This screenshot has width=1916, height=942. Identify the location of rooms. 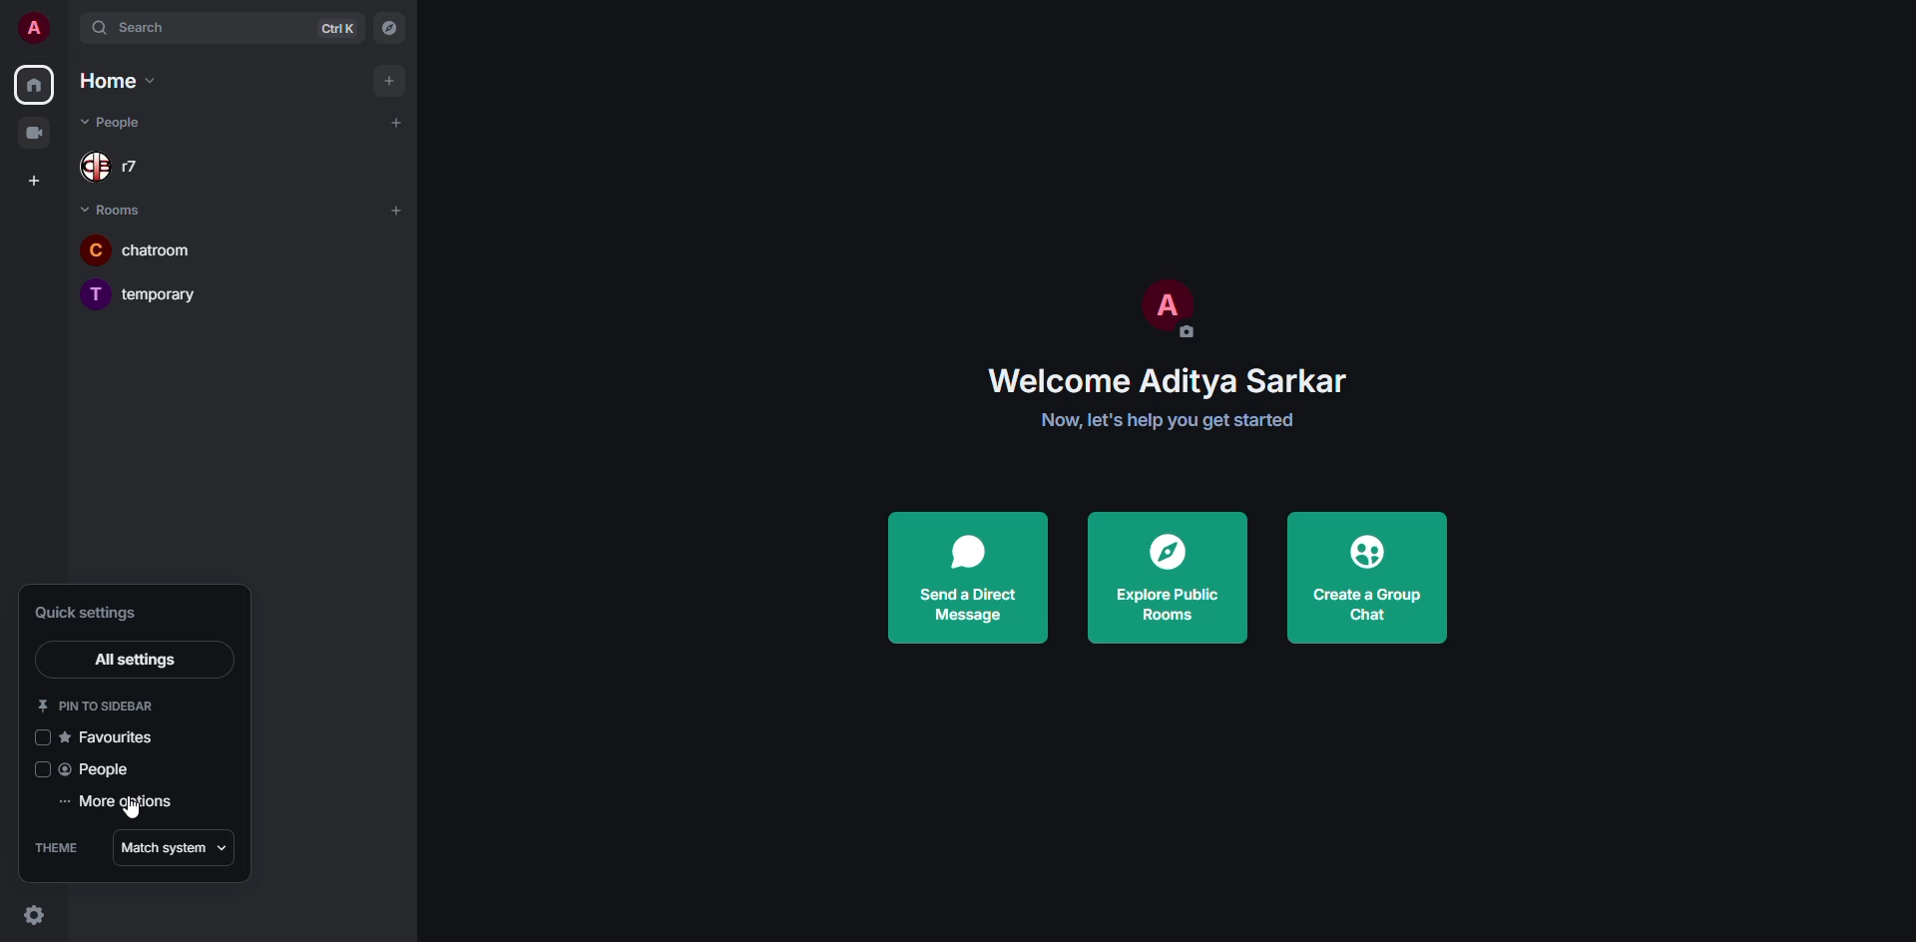
(114, 207).